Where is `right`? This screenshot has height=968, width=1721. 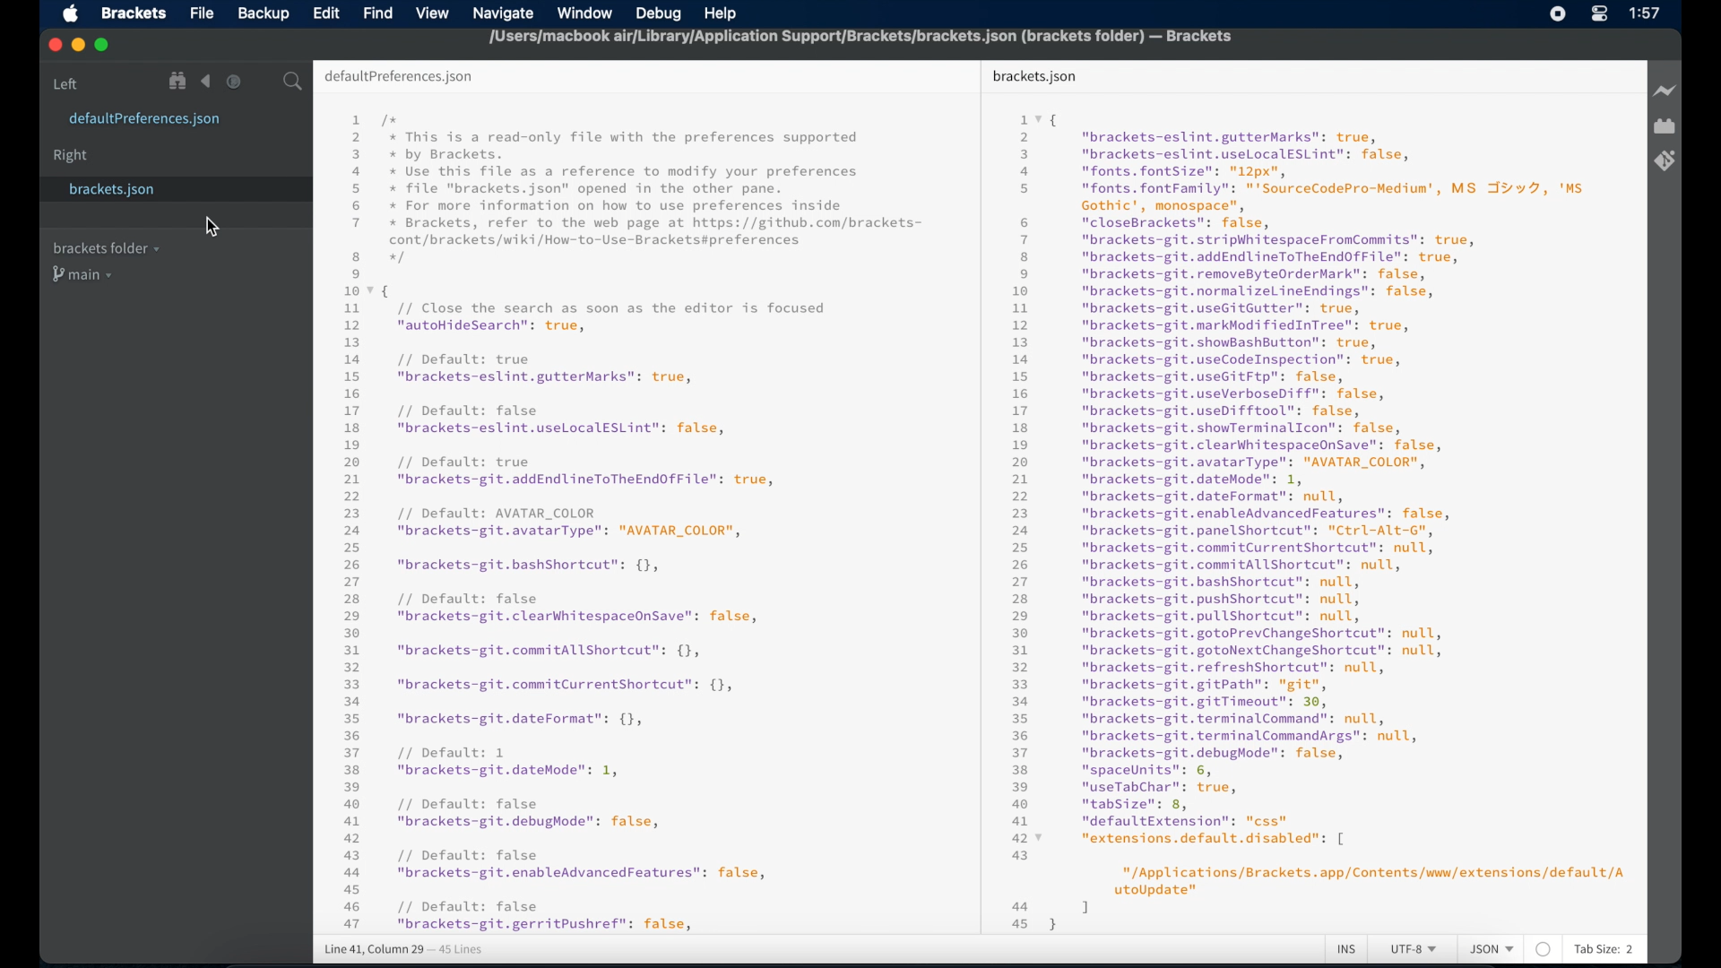
right is located at coordinates (72, 156).